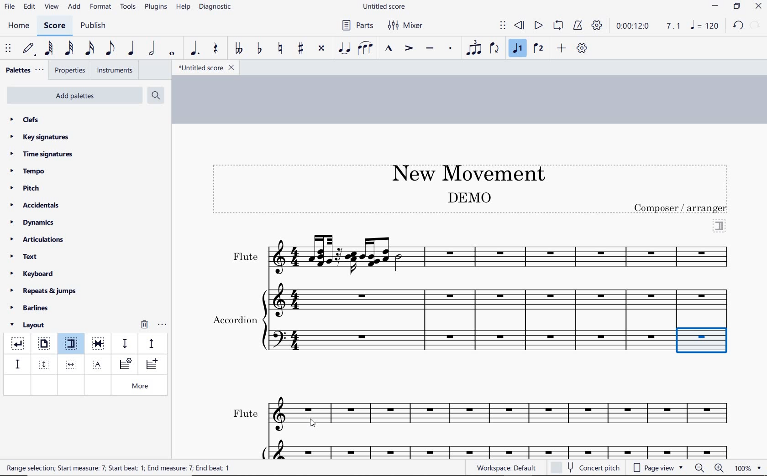 This screenshot has height=476, width=767. What do you see at coordinates (75, 7) in the screenshot?
I see `add ` at bounding box center [75, 7].